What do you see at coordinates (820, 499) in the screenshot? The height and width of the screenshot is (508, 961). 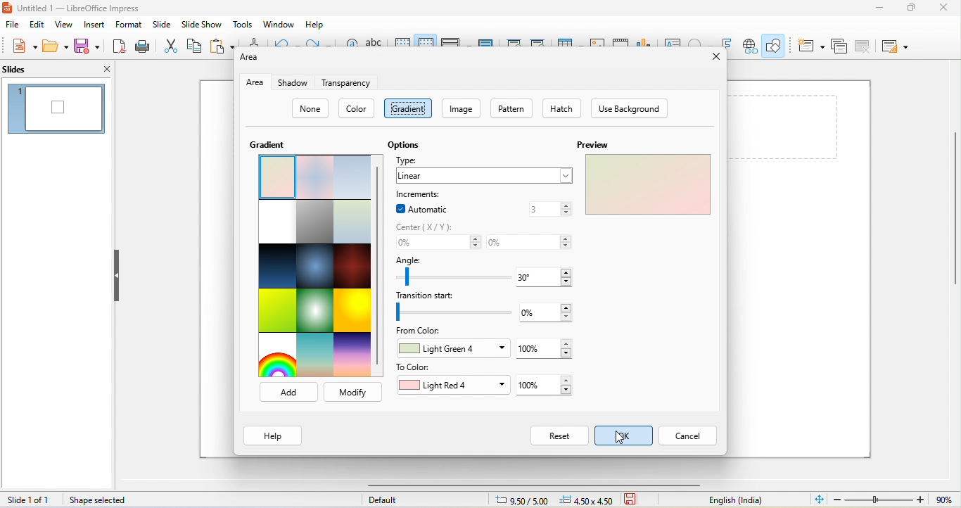 I see `fit to current window` at bounding box center [820, 499].